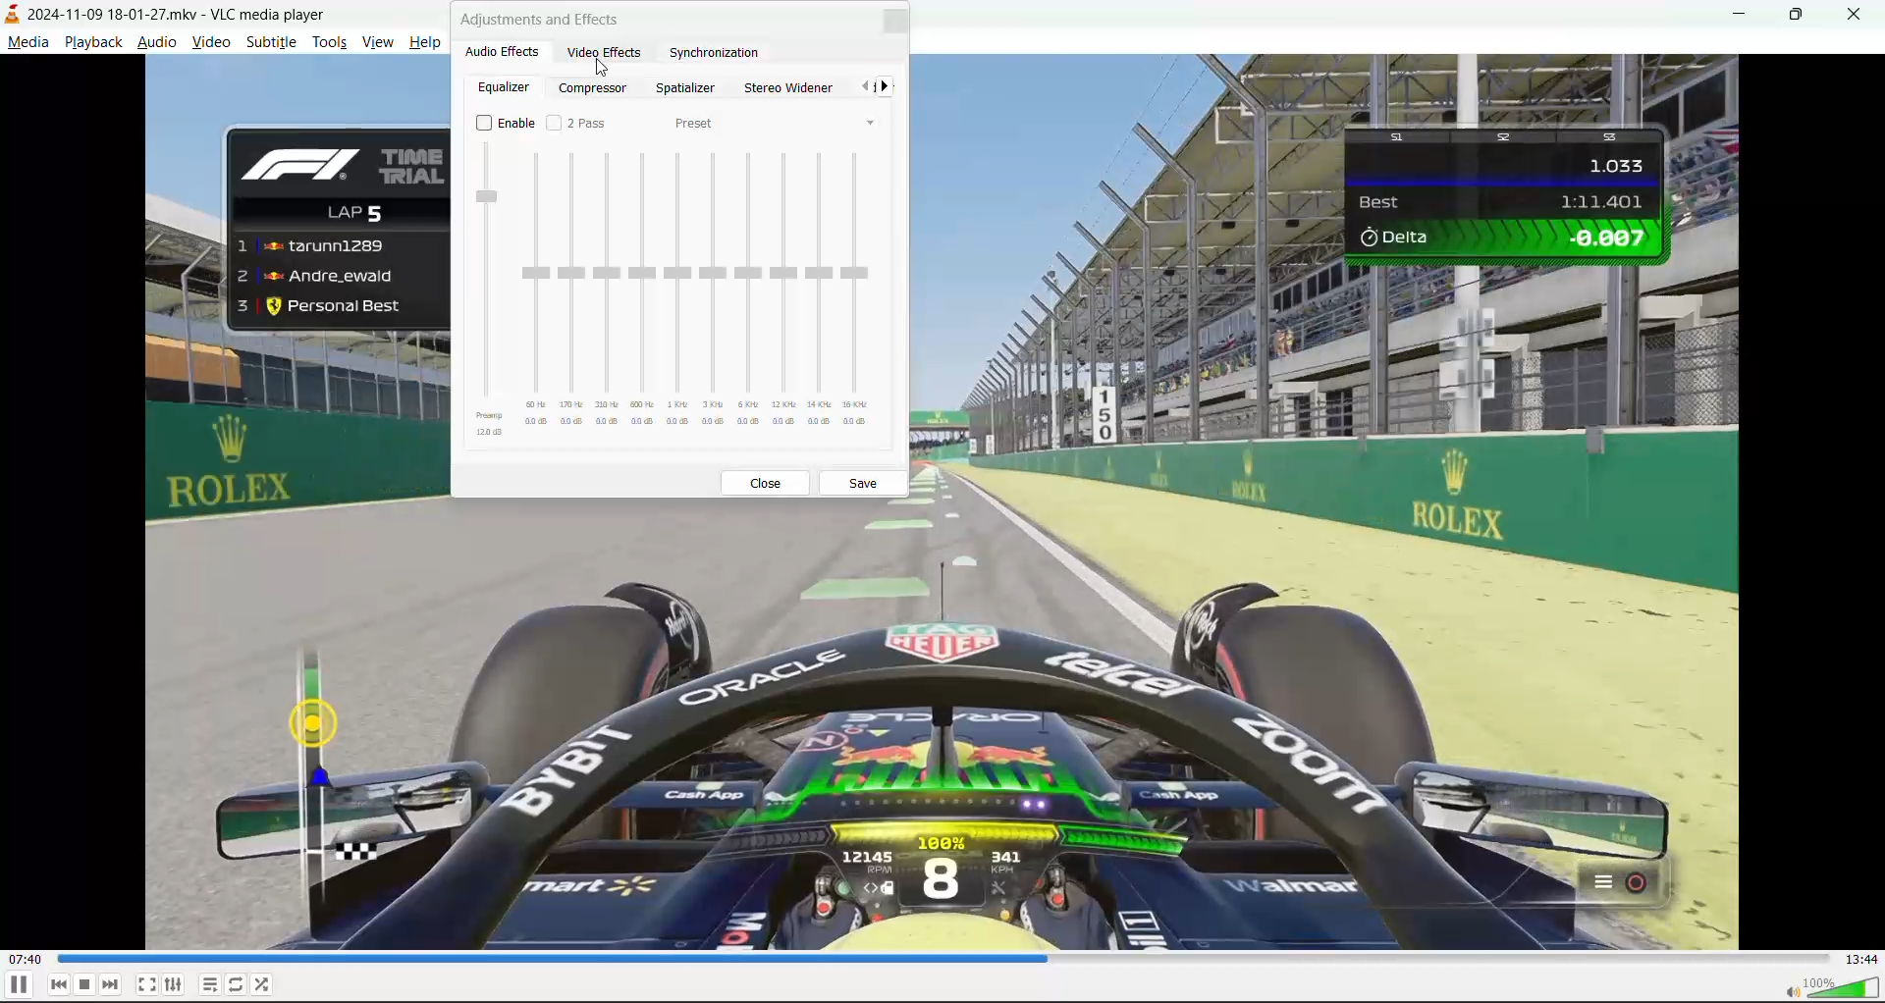  Describe the element at coordinates (428, 41) in the screenshot. I see `help` at that location.